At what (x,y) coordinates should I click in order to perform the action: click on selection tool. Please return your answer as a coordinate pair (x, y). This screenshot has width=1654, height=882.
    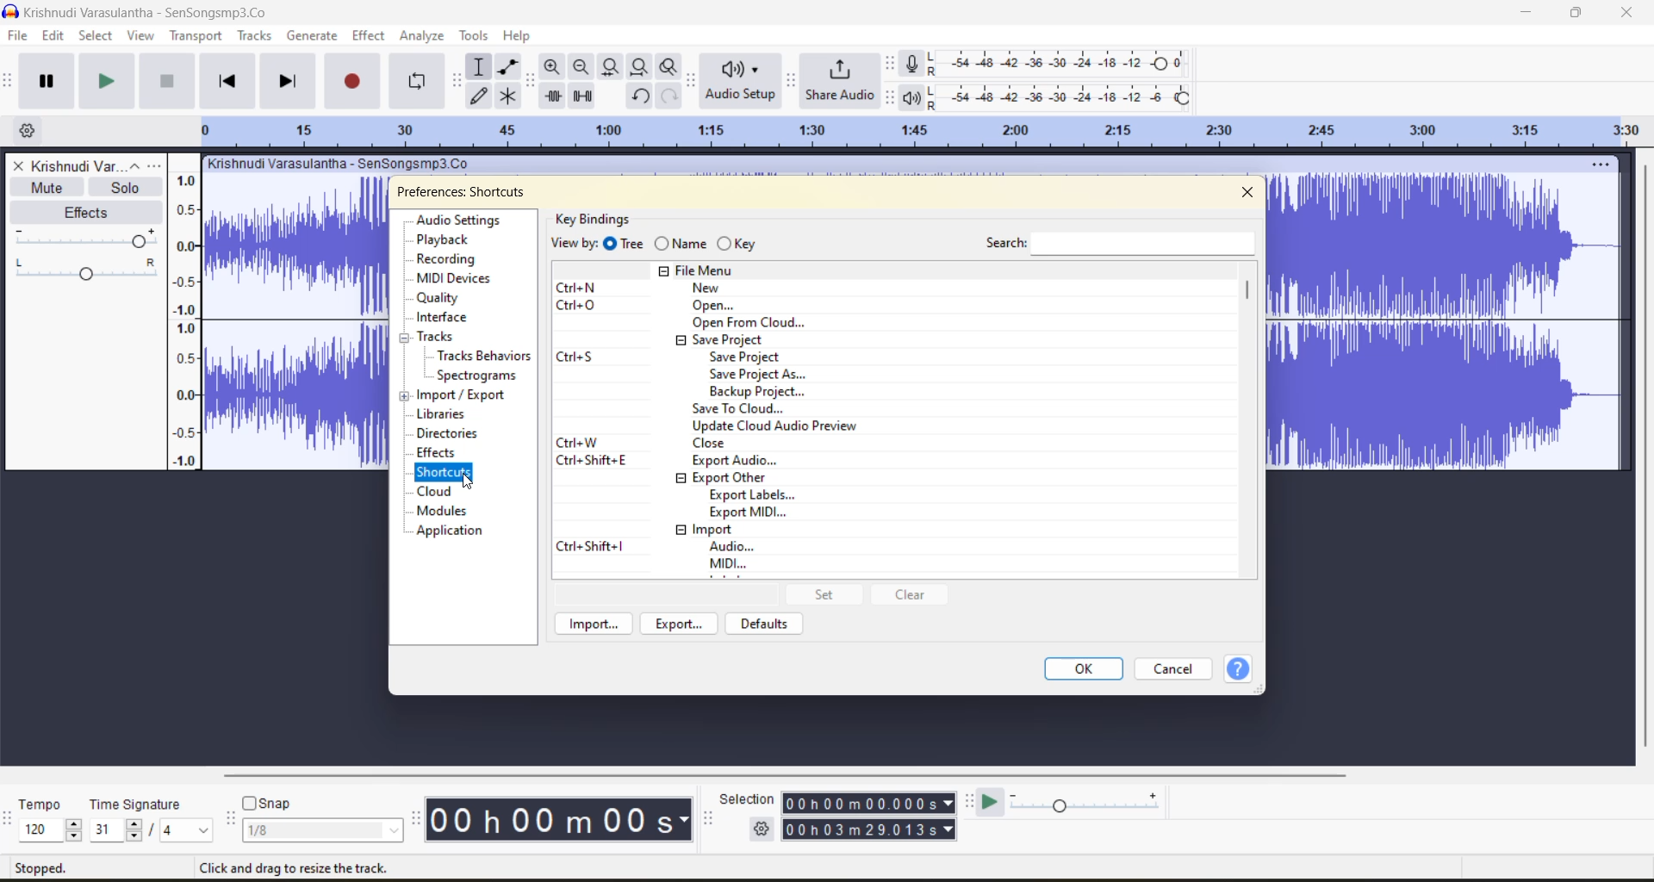
    Looking at the image, I should click on (479, 65).